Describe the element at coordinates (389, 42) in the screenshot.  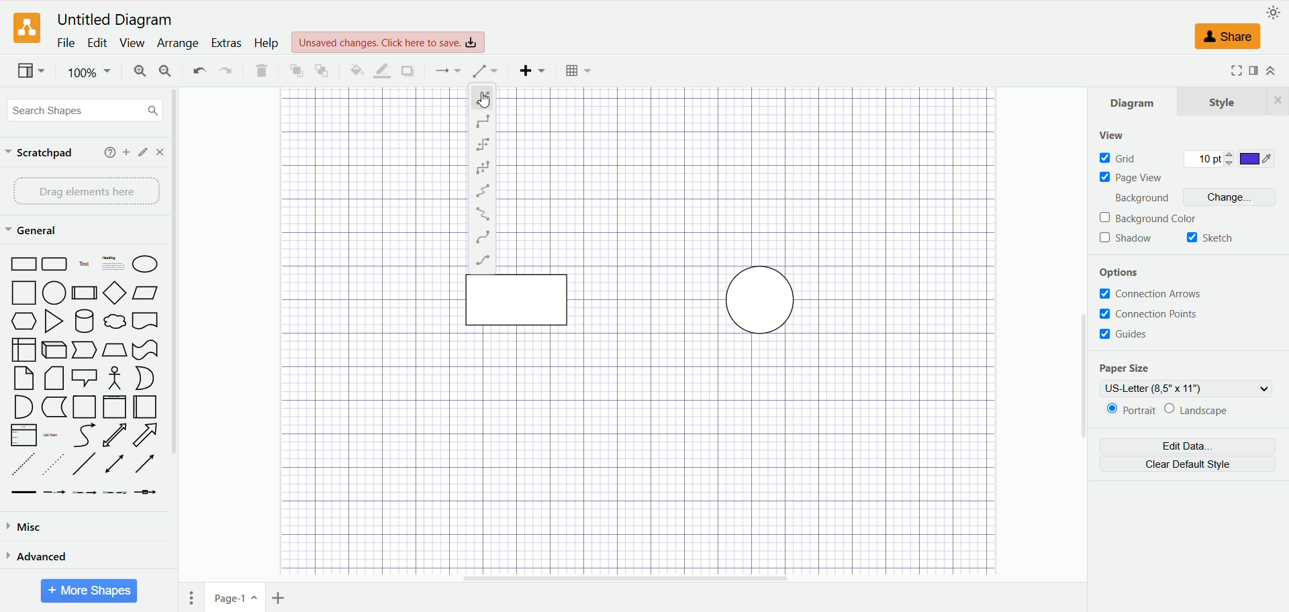
I see `Unsaved changes. Click here to save.` at that location.